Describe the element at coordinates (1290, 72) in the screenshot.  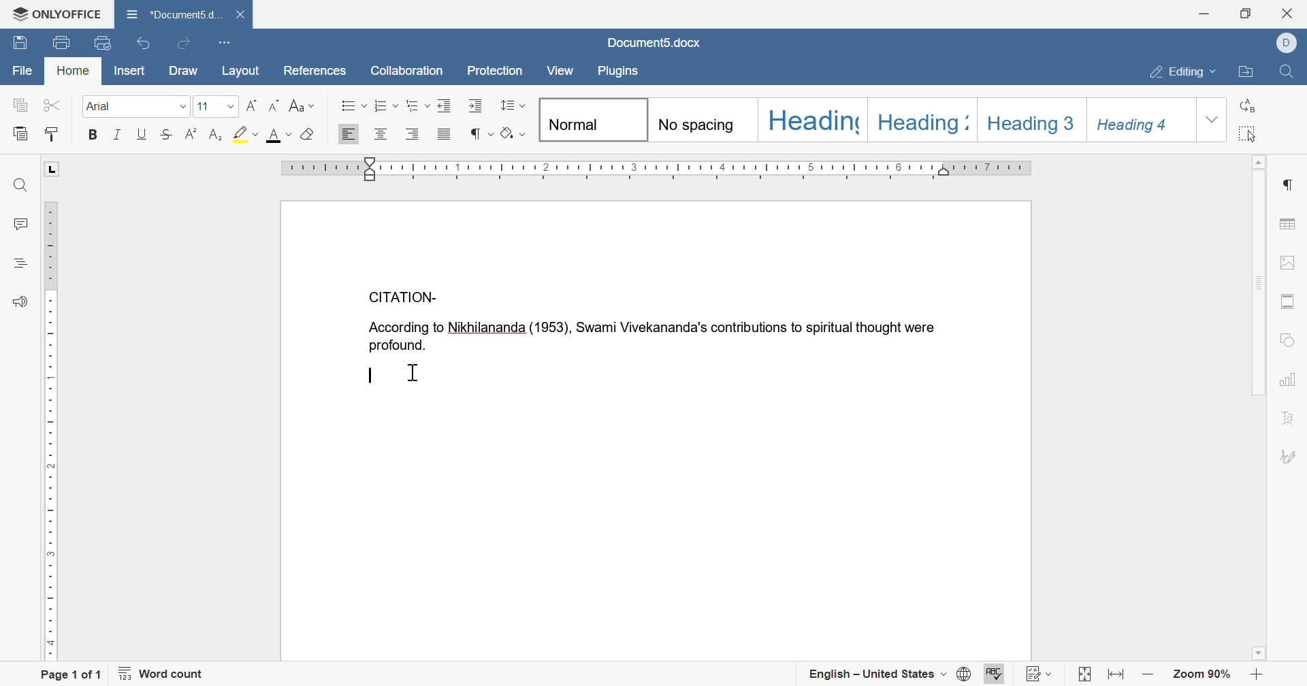
I see `find` at that location.